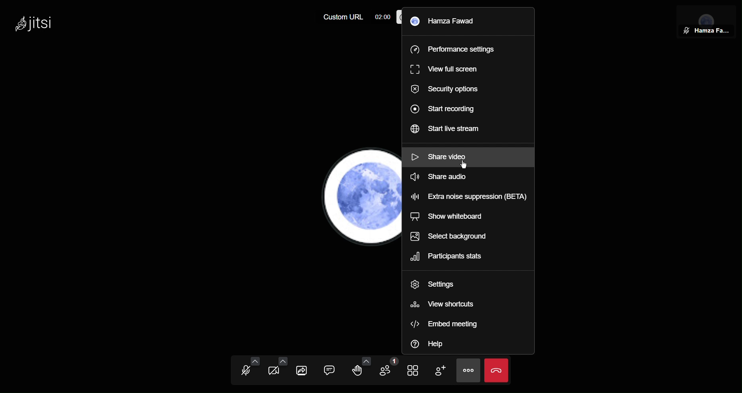  I want to click on Close, so click(497, 370).